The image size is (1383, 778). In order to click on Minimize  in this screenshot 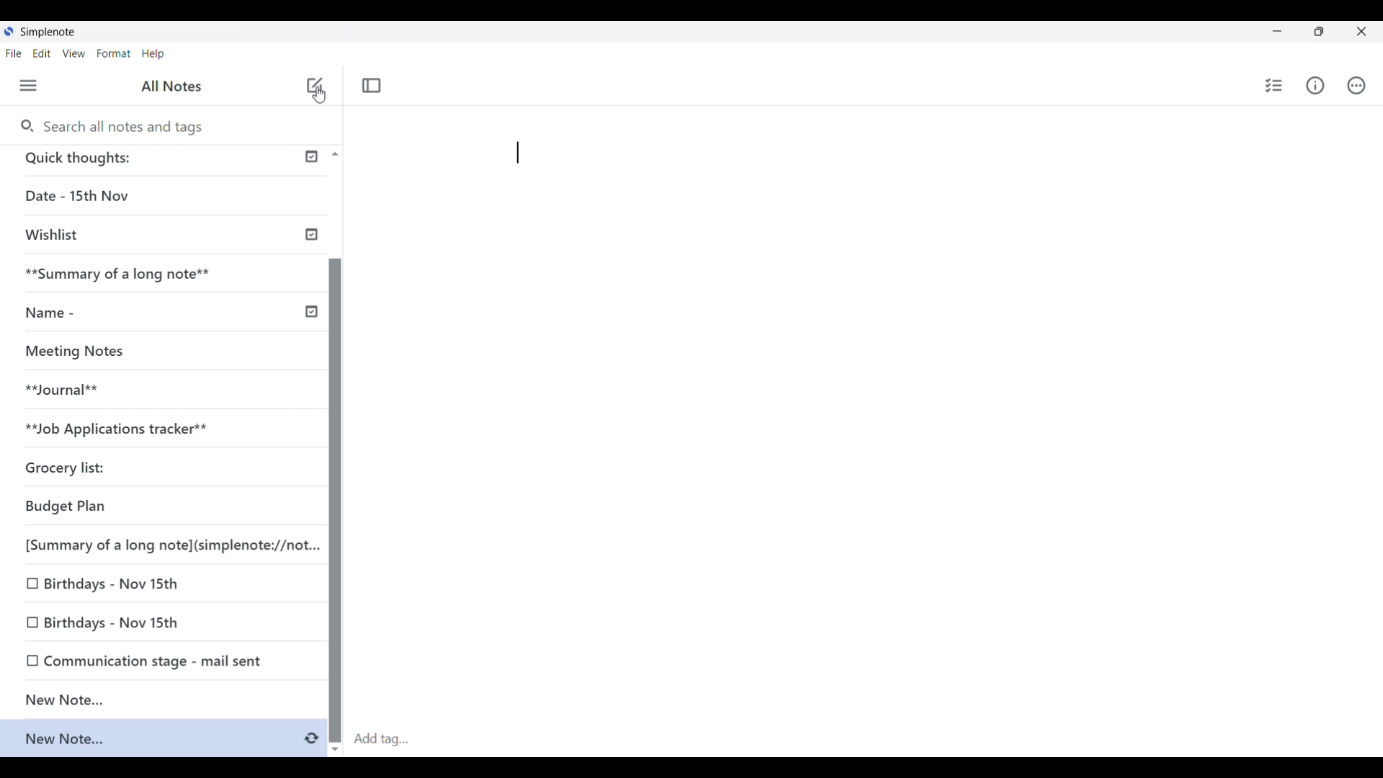, I will do `click(1277, 31)`.